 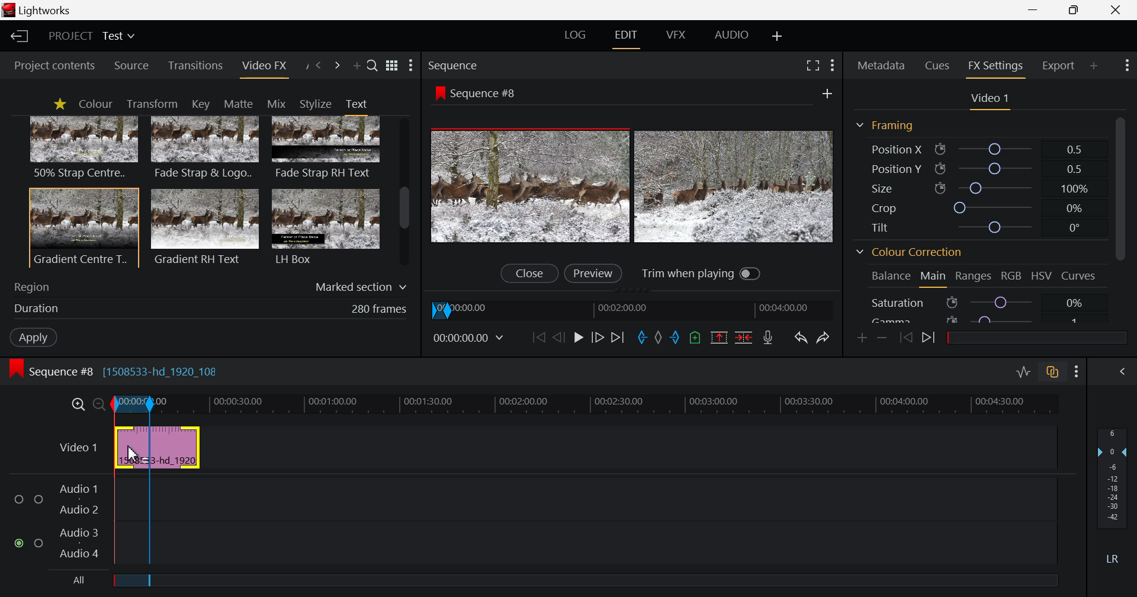 I want to click on Trim when playing, so click(x=702, y=273).